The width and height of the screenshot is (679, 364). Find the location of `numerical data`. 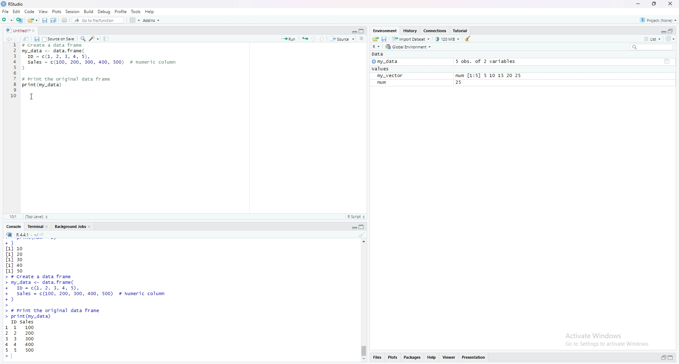

numerical data is located at coordinates (17, 256).